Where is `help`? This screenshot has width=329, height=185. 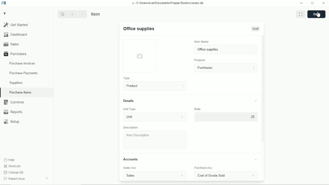 help is located at coordinates (10, 160).